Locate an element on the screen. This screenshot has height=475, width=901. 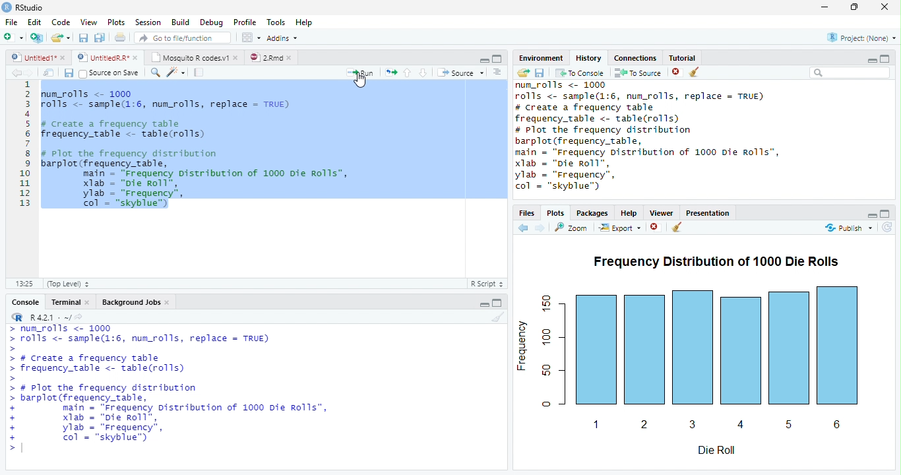
Ungitied1* is located at coordinates (38, 57).